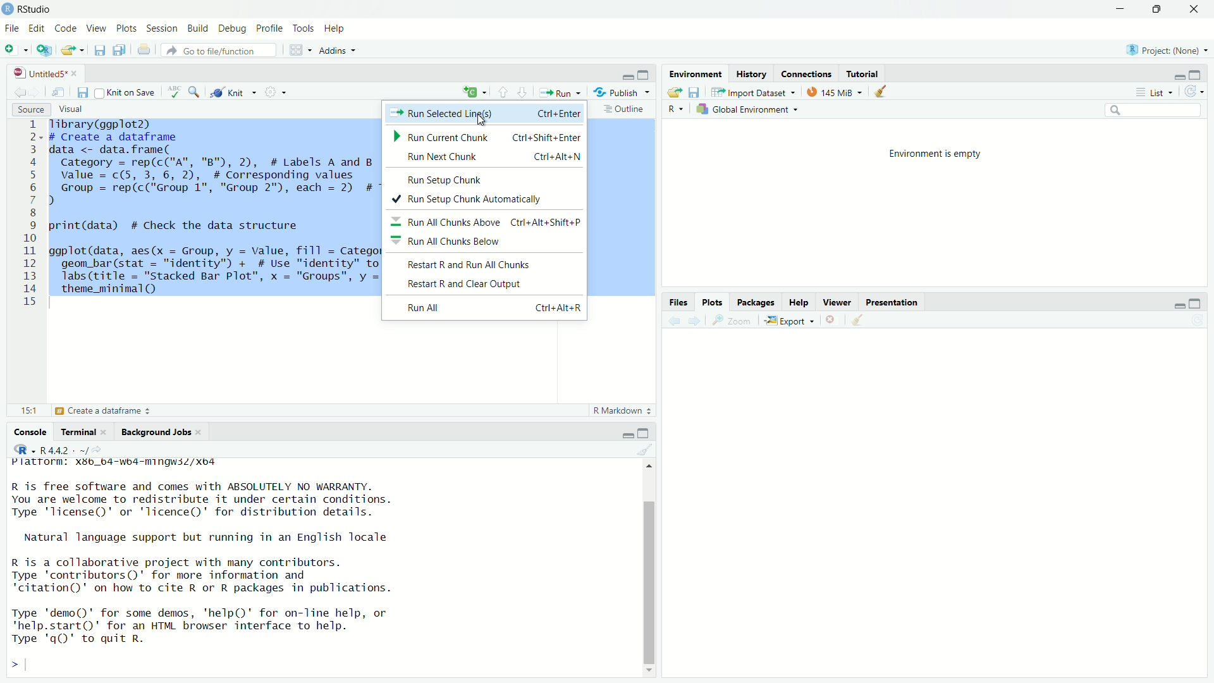 Image resolution: width=1214 pixels, height=683 pixels. Describe the element at coordinates (194, 90) in the screenshot. I see `Find/Replace` at that location.